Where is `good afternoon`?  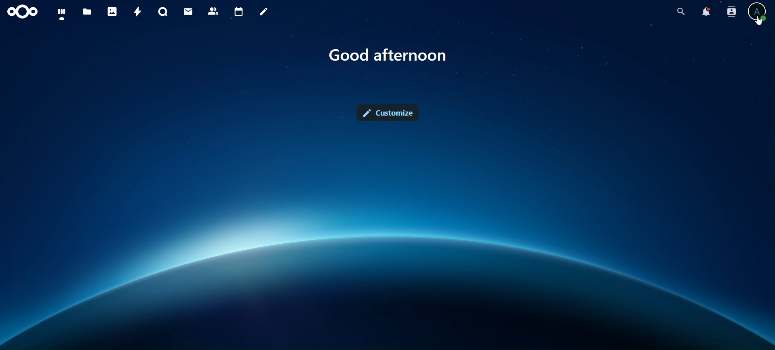
good afternoon is located at coordinates (392, 57).